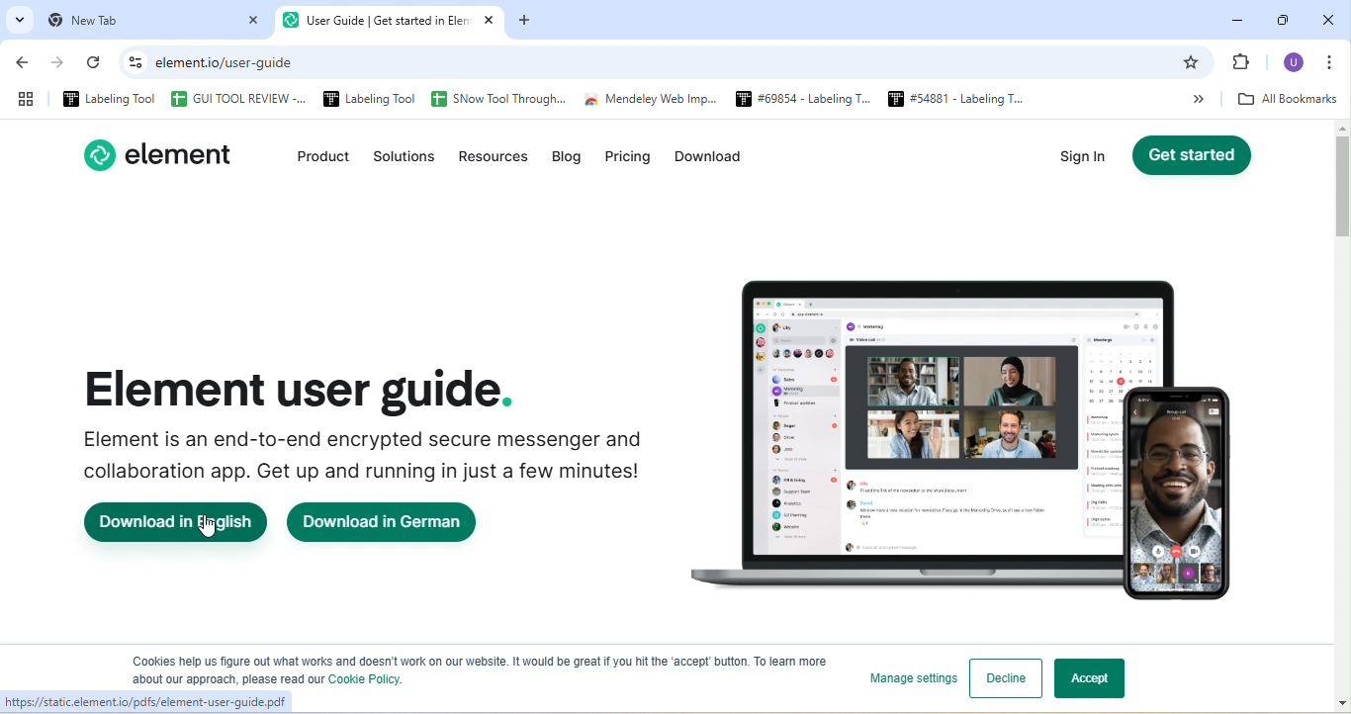  What do you see at coordinates (1189, 99) in the screenshot?
I see `More ` at bounding box center [1189, 99].